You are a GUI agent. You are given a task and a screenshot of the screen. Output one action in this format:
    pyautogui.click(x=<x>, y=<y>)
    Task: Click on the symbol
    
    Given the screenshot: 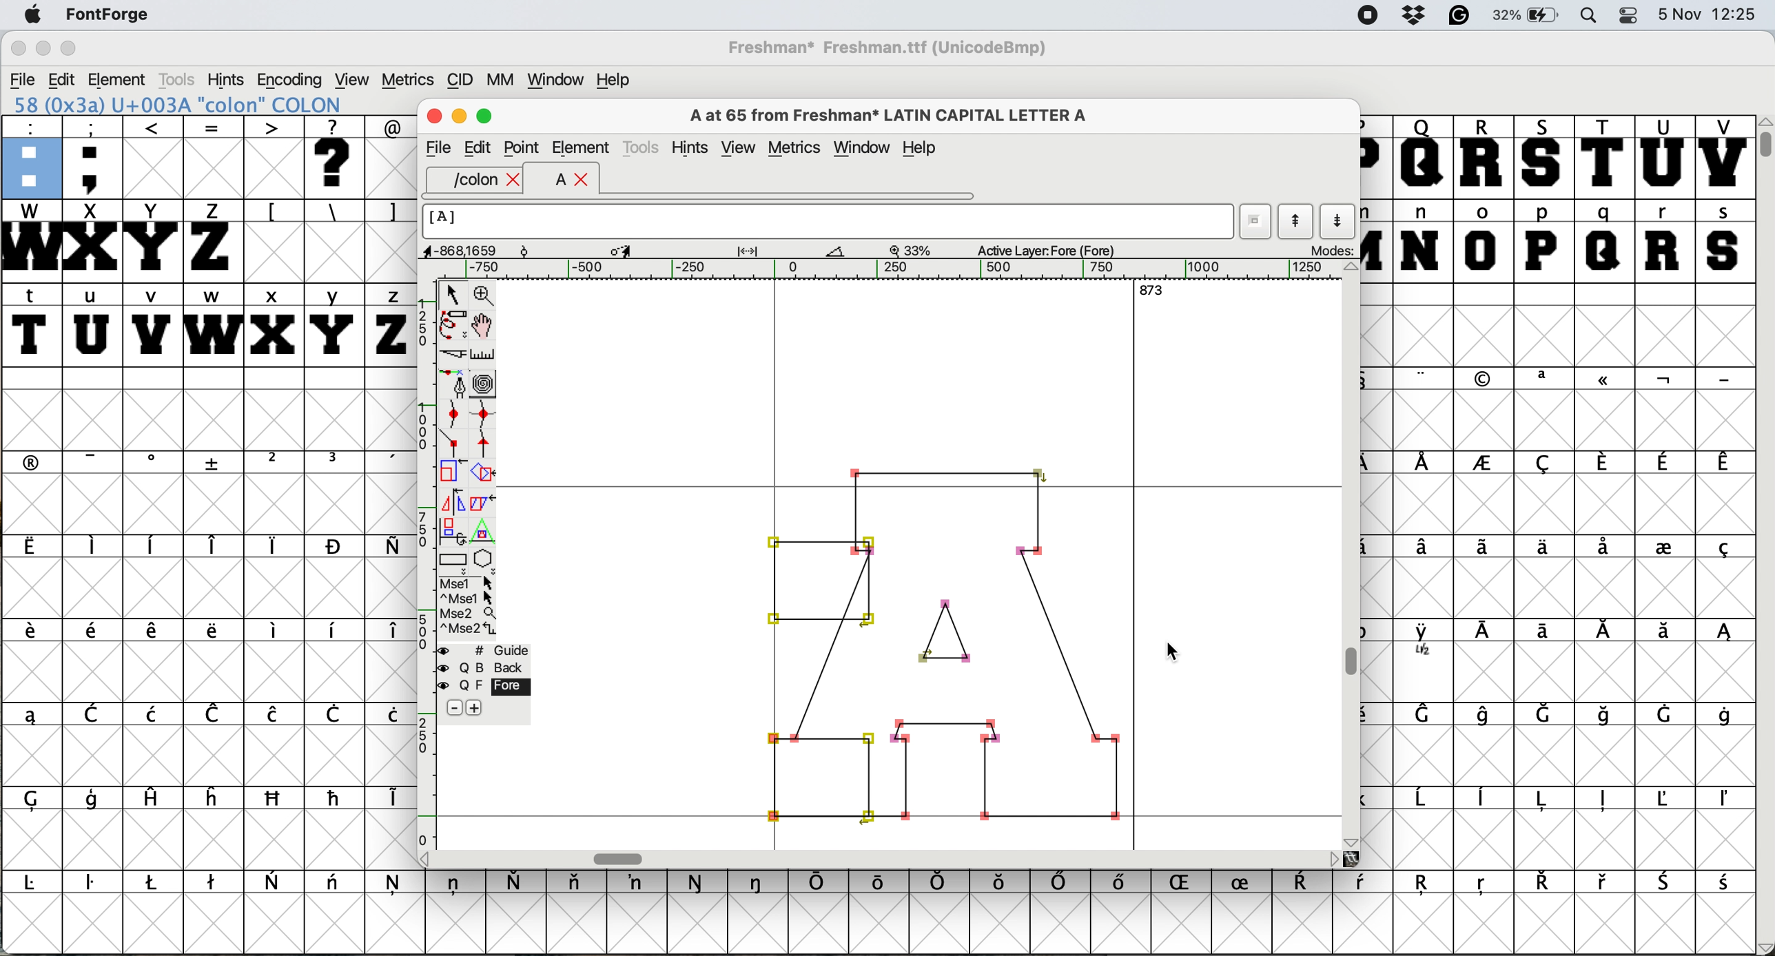 What is the action you would take?
    pyautogui.click(x=1539, y=546)
    